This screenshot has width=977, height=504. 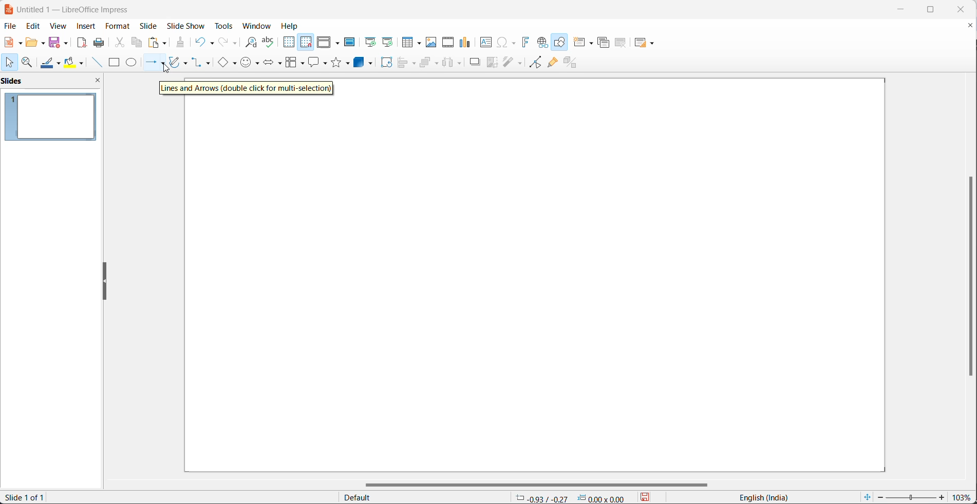 I want to click on undo, so click(x=204, y=42).